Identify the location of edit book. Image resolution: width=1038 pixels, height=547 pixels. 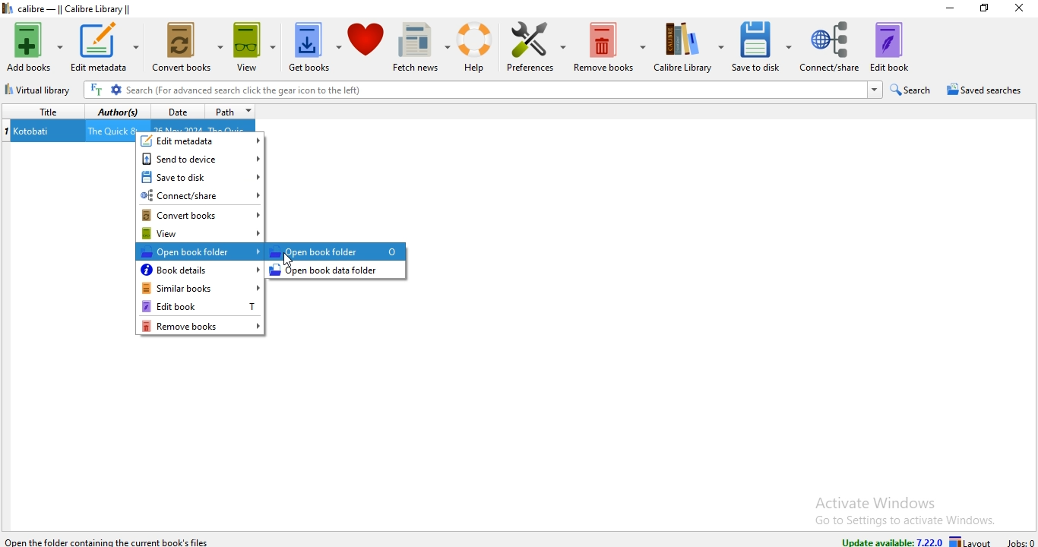
(890, 46).